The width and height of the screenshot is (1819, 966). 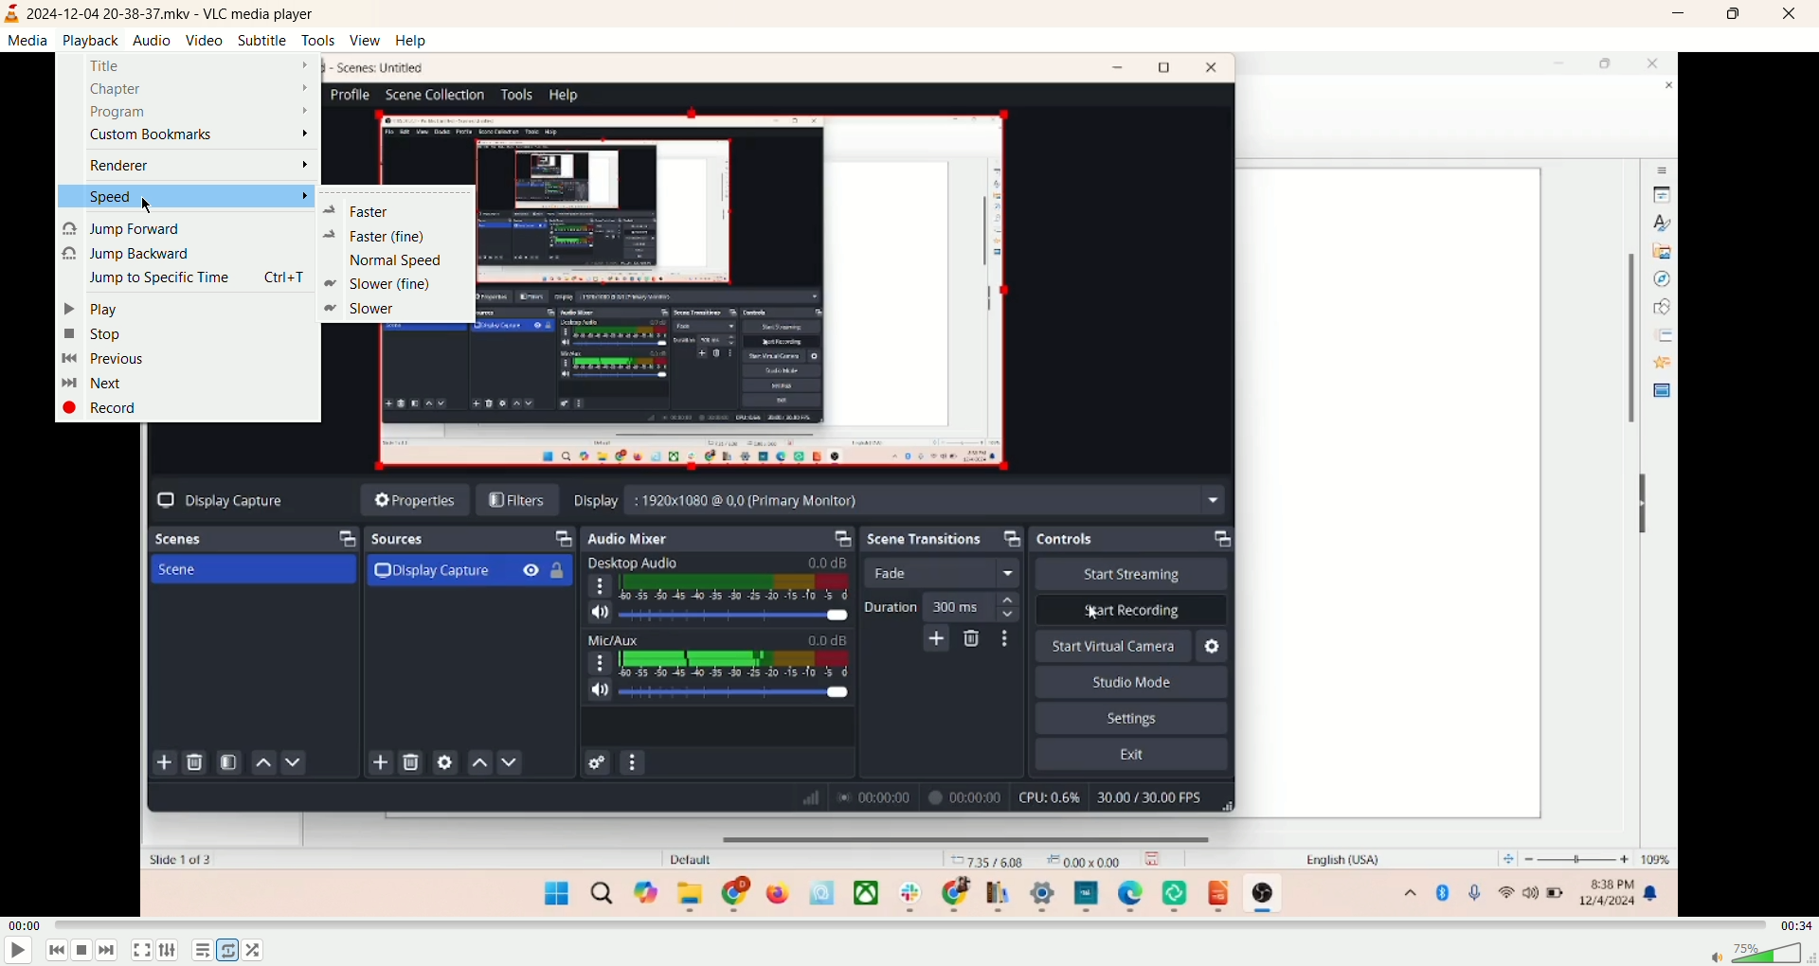 I want to click on played time, so click(x=25, y=924).